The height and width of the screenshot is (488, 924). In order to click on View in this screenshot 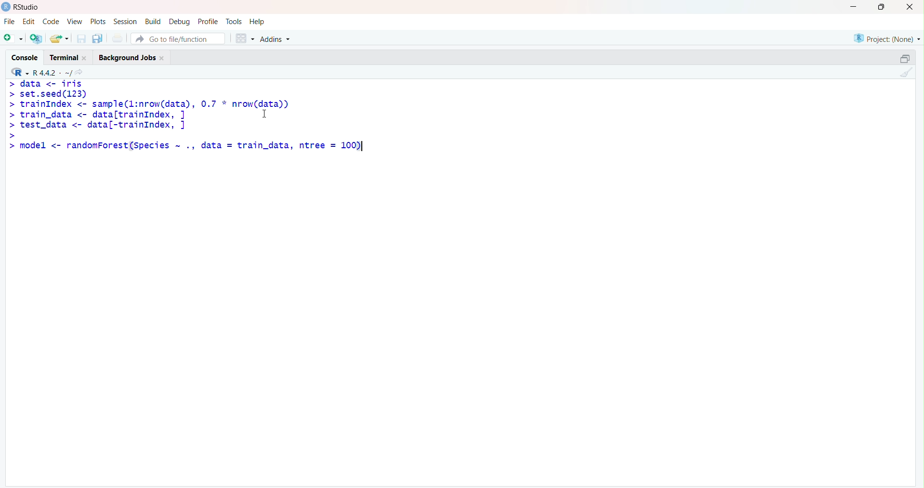, I will do `click(74, 22)`.